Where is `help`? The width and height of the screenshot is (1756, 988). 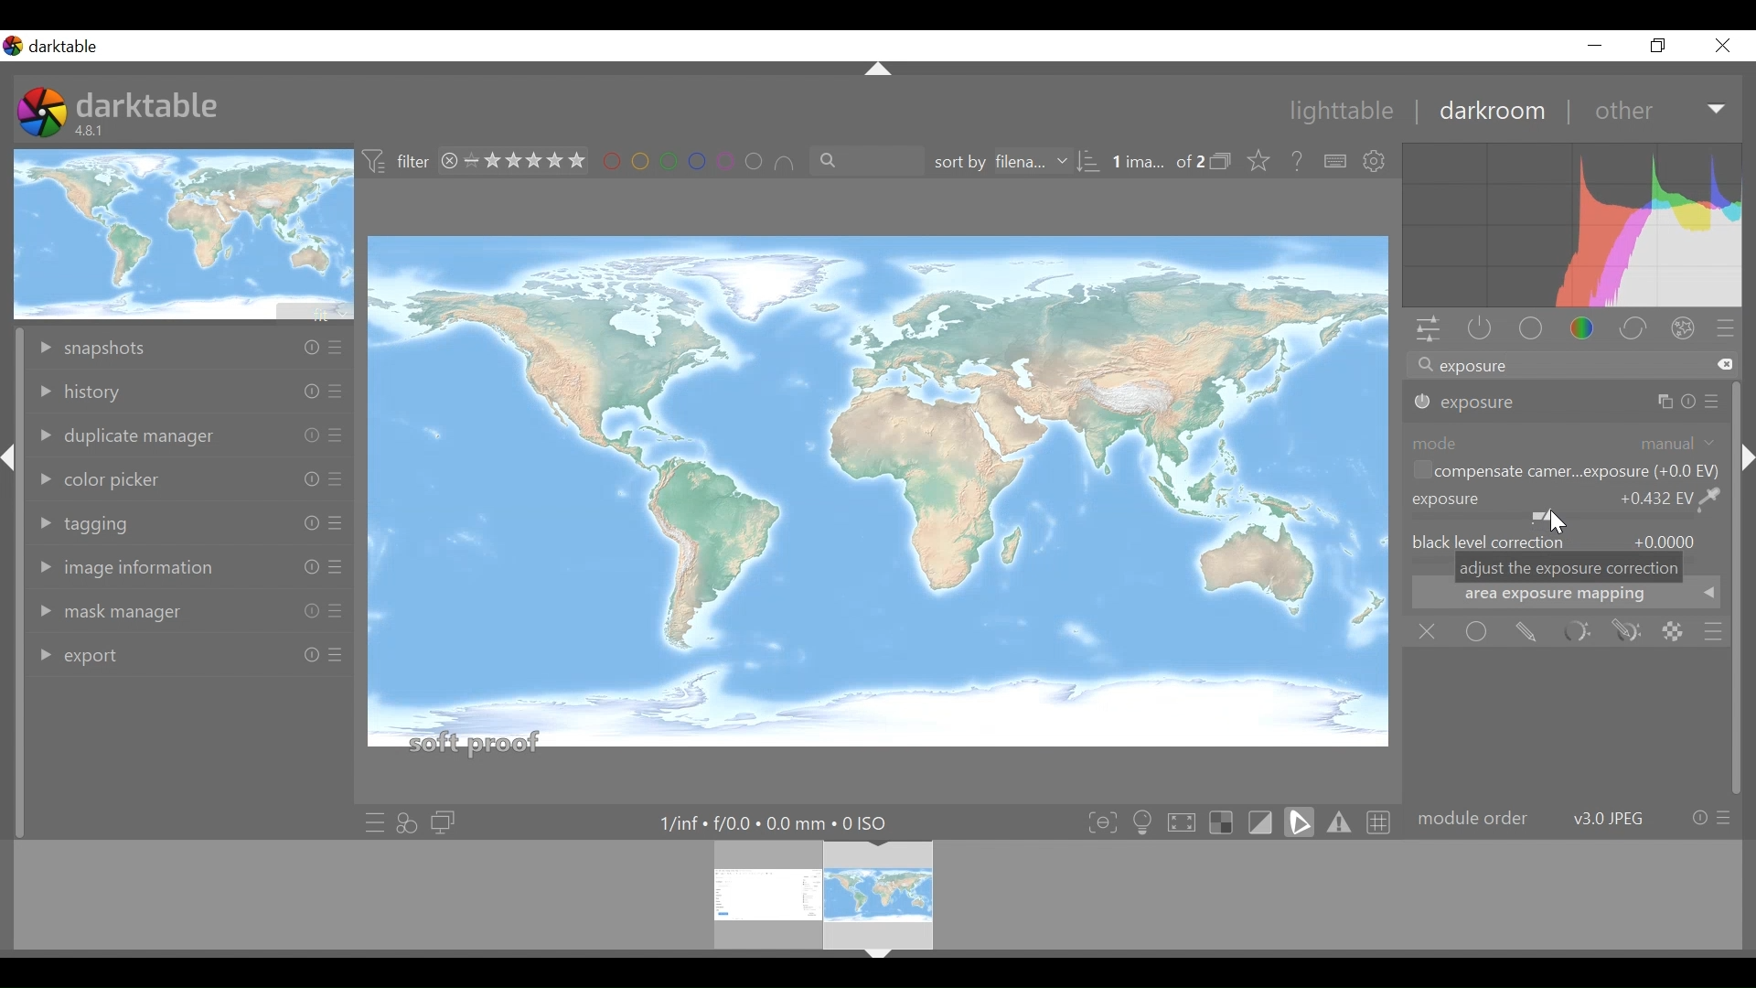 help is located at coordinates (1299, 162).